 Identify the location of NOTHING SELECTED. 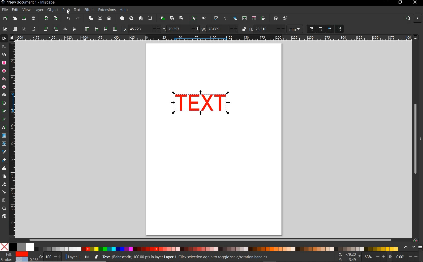
(50, 258).